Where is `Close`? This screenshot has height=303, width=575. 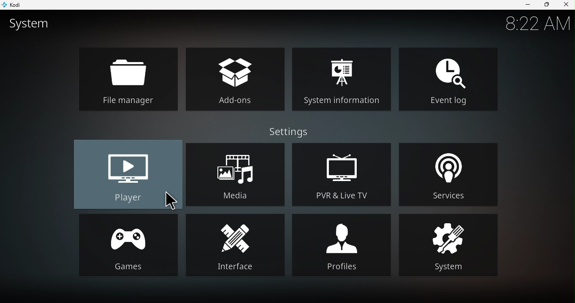 Close is located at coordinates (565, 5).